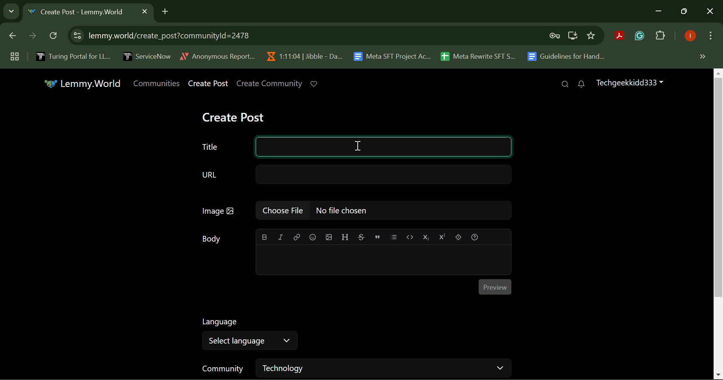 The width and height of the screenshot is (723, 380). I want to click on Refresh Page , so click(54, 36).